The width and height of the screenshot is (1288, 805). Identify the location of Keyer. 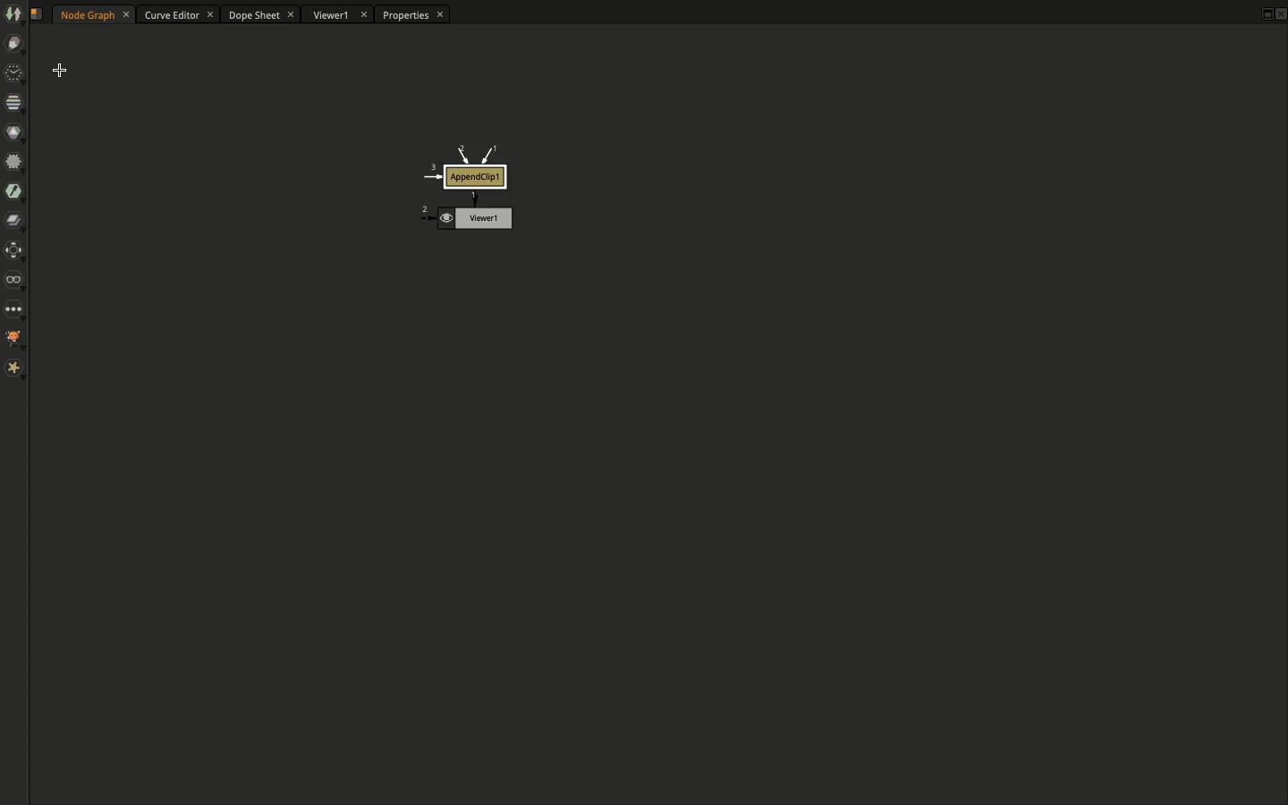
(14, 193).